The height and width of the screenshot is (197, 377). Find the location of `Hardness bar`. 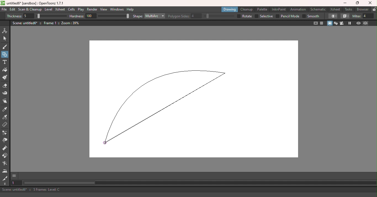

Hardness bar is located at coordinates (114, 16).